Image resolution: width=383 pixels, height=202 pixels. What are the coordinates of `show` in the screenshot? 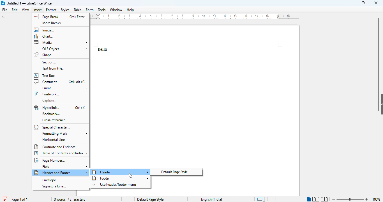 It's located at (380, 104).